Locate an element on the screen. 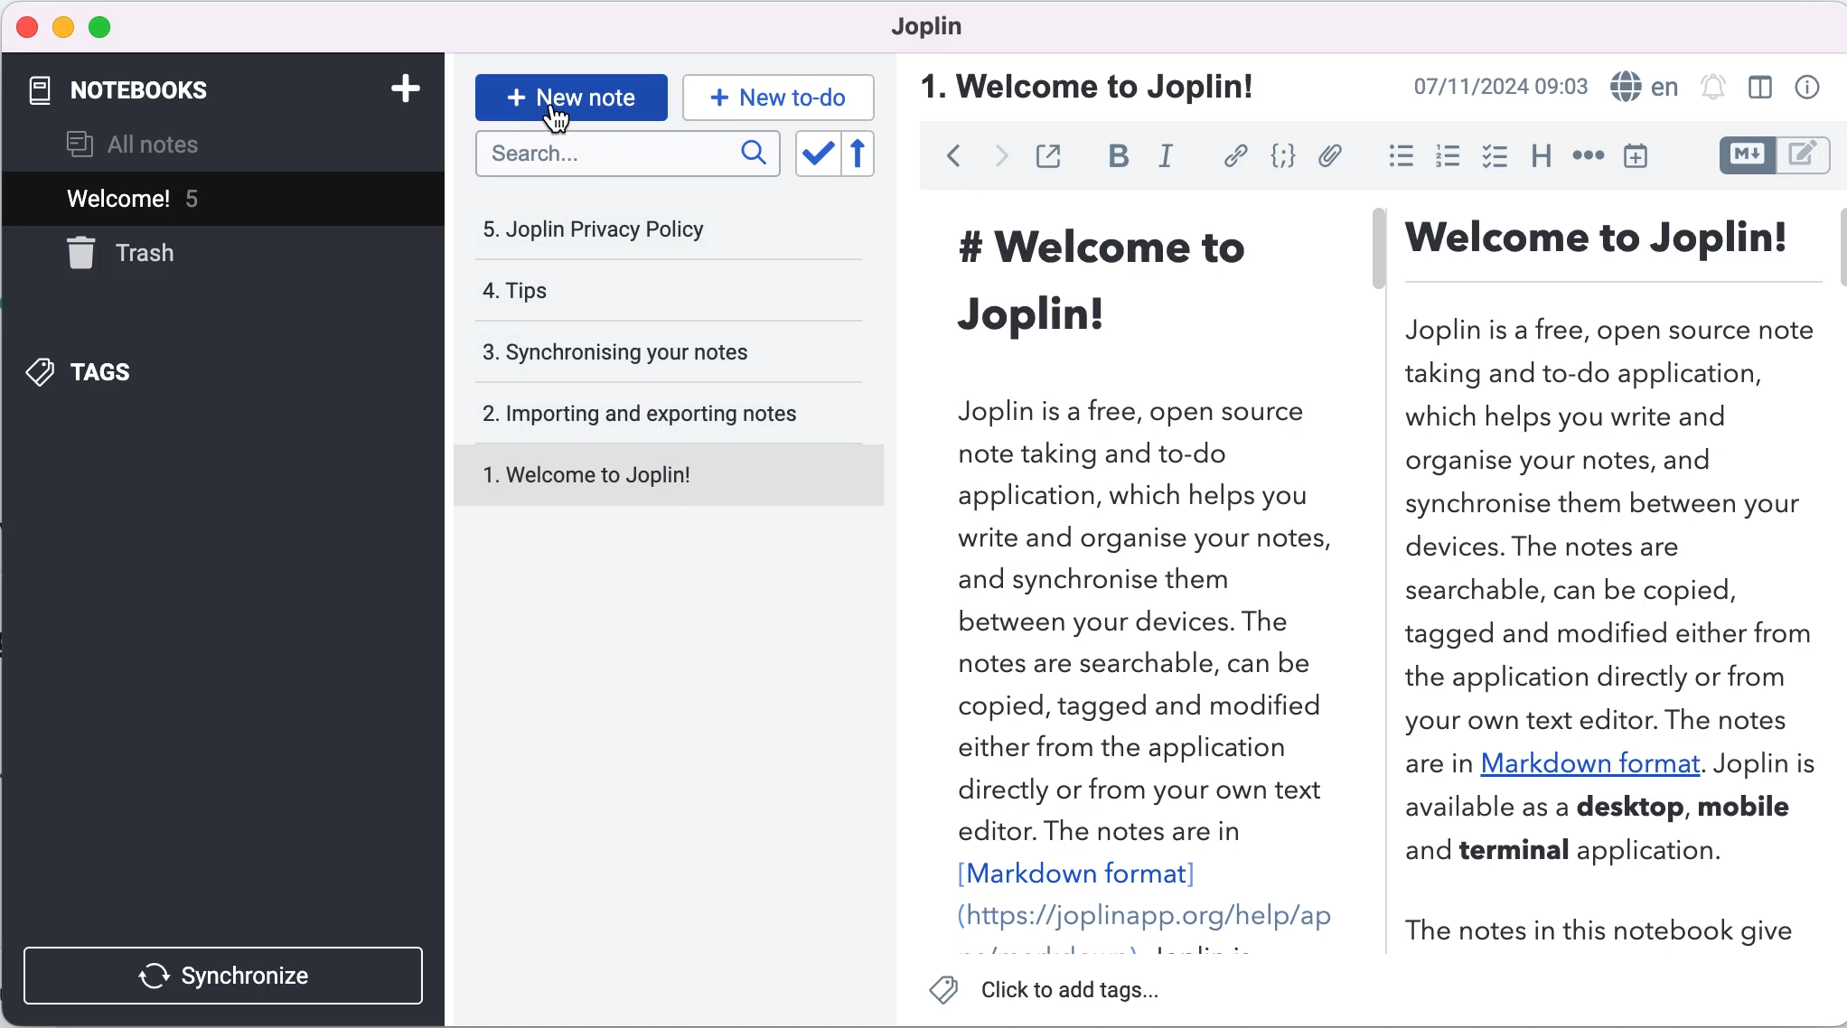 The width and height of the screenshot is (1847, 1028). search is located at coordinates (627, 154).